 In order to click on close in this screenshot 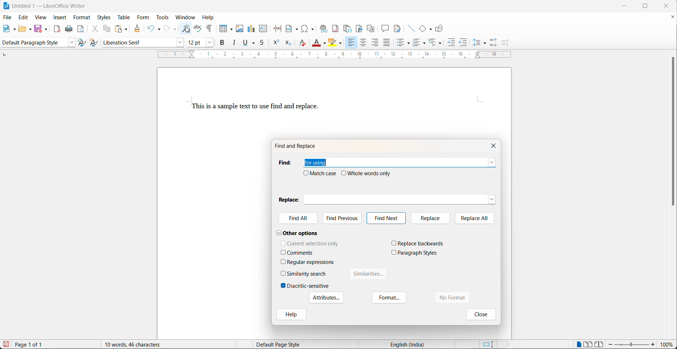, I will do `click(495, 145)`.